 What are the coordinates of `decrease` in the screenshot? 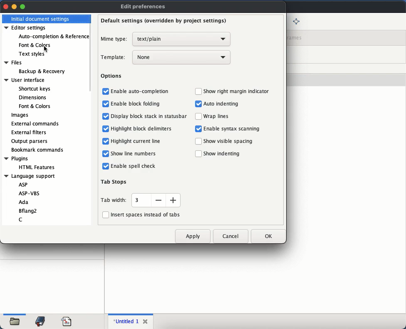 It's located at (158, 201).